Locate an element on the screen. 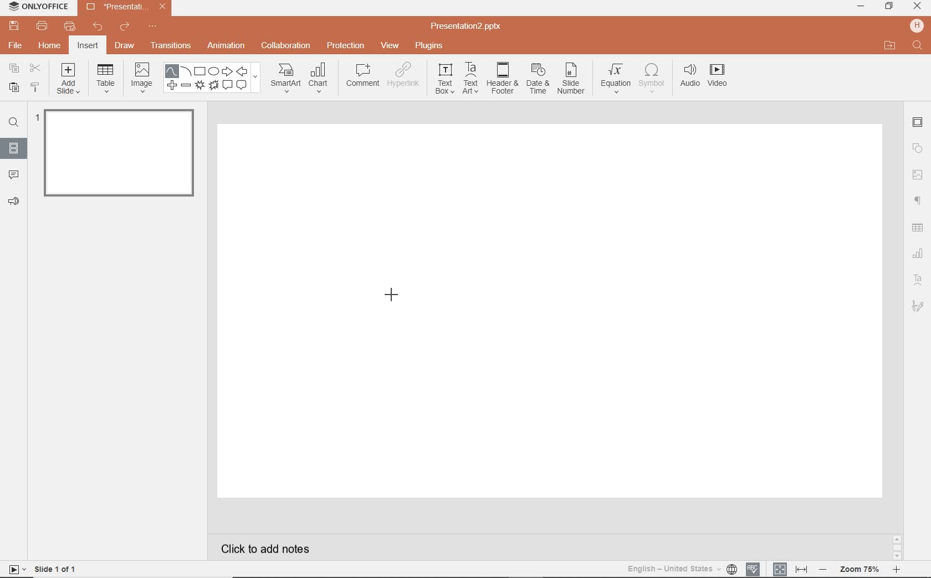  FIND is located at coordinates (917, 46).